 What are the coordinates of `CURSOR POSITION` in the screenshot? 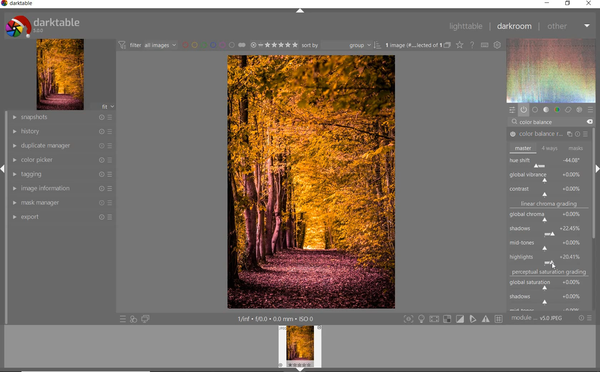 It's located at (553, 265).